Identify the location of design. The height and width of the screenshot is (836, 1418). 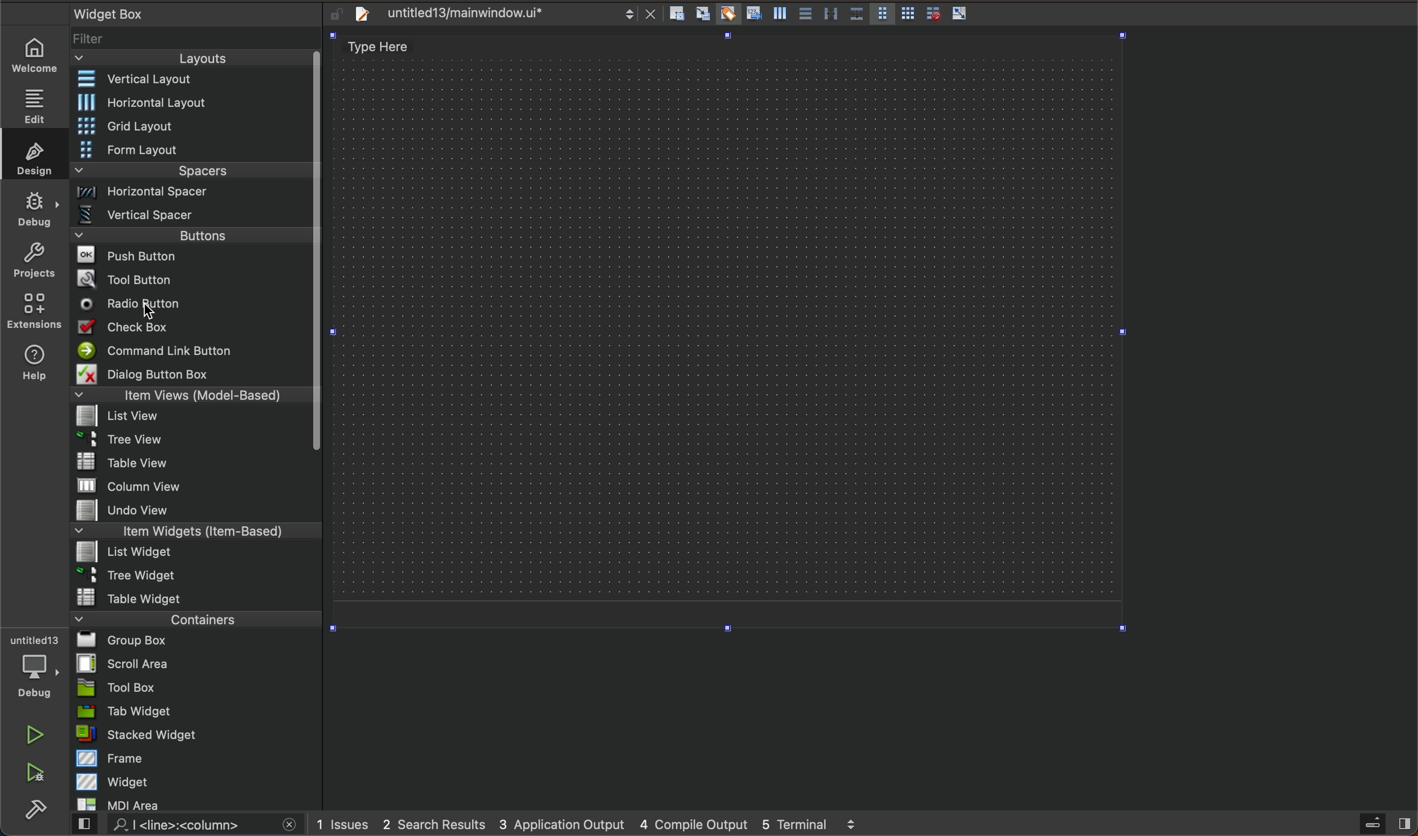
(31, 154).